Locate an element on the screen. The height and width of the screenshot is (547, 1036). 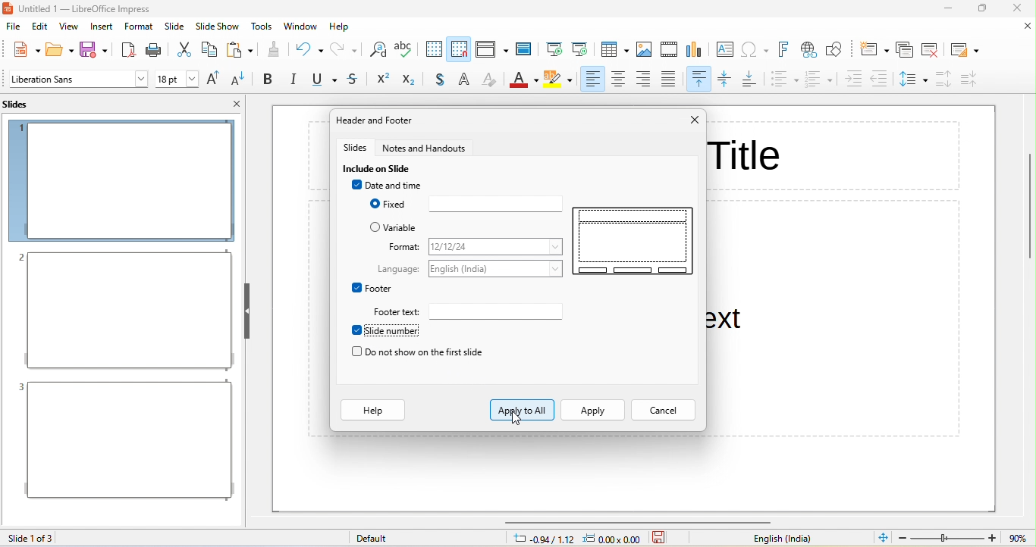
set line spacing is located at coordinates (913, 81).